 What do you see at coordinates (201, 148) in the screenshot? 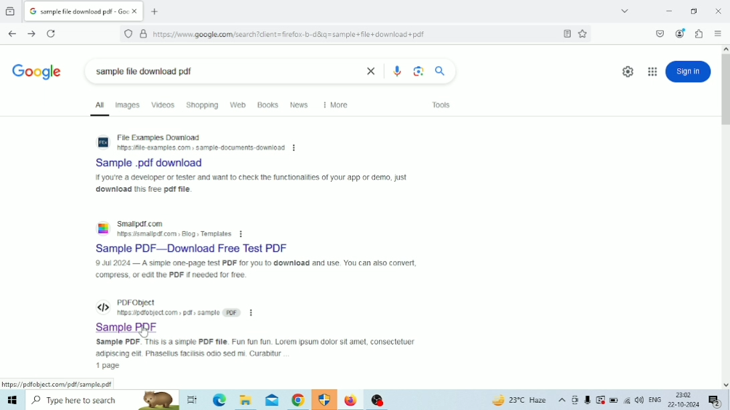
I see `link to website` at bounding box center [201, 148].